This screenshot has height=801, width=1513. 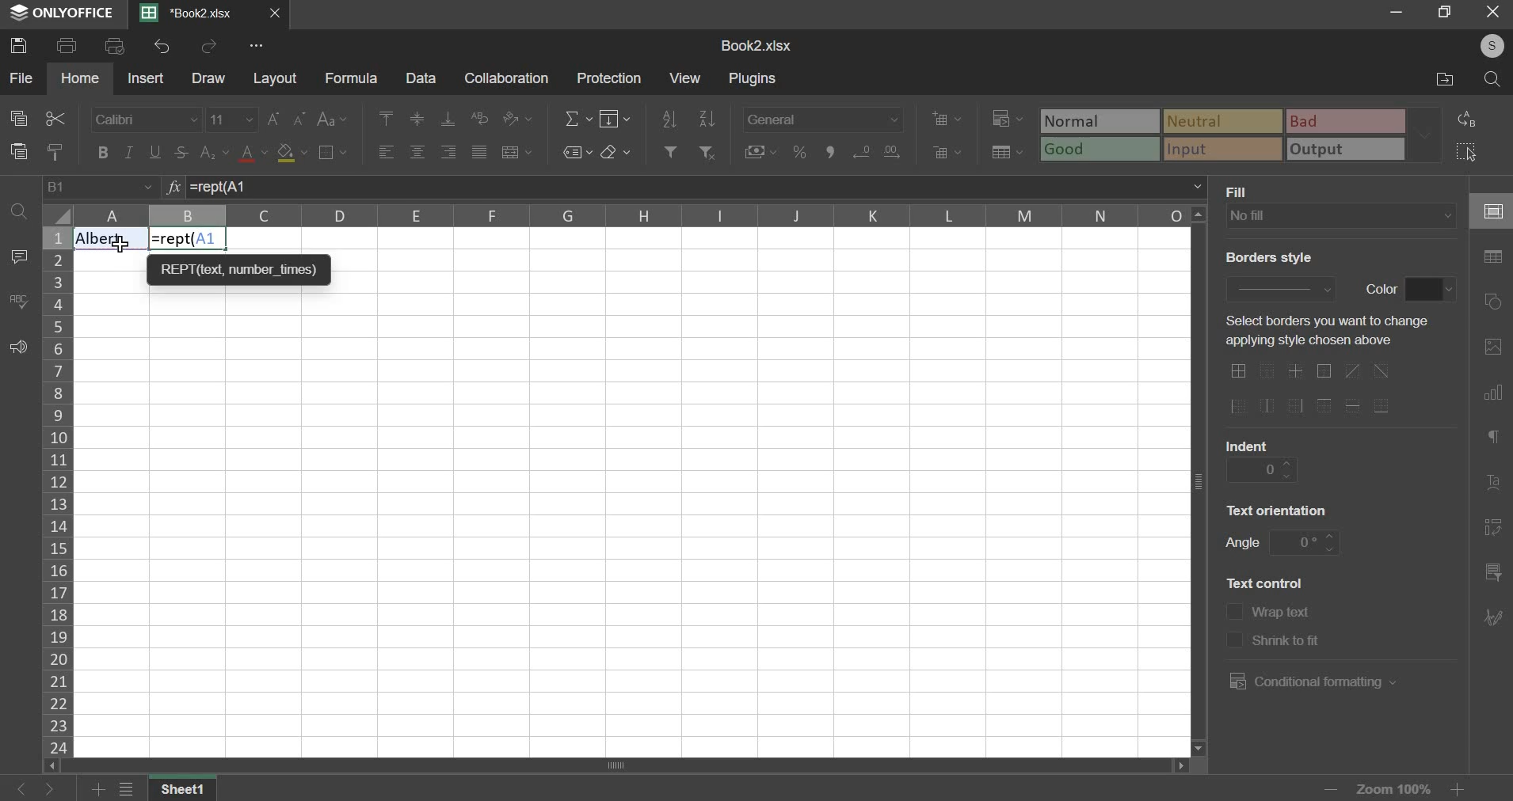 I want to click on draw, so click(x=209, y=78).